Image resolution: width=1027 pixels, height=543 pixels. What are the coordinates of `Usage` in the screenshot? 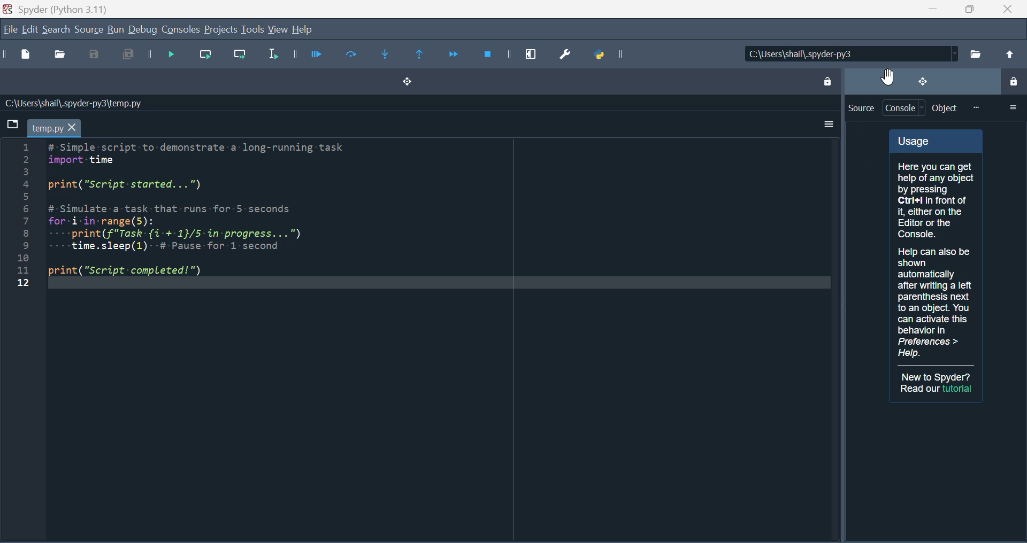 It's located at (936, 247).